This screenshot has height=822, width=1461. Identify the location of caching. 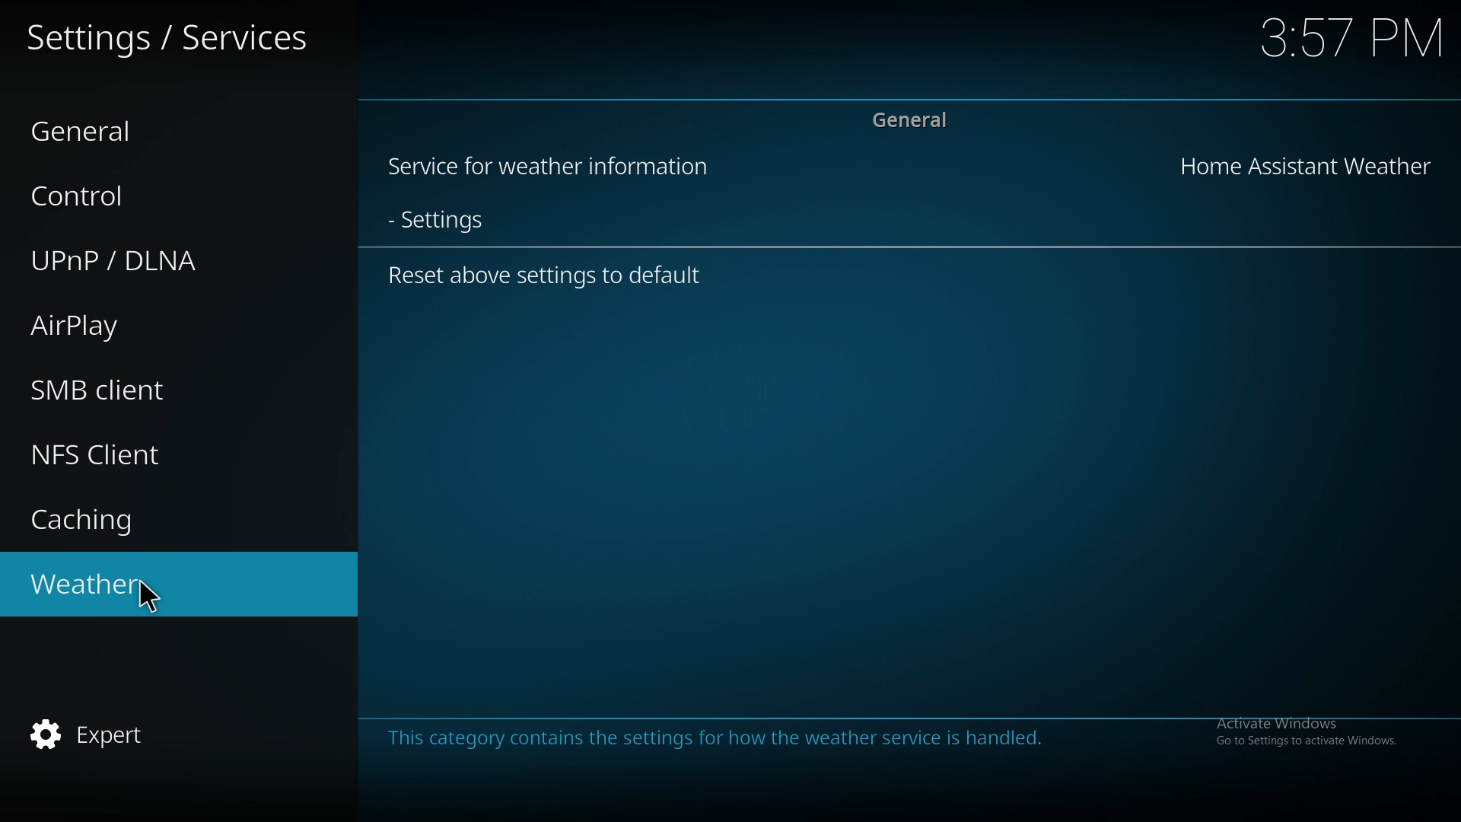
(157, 516).